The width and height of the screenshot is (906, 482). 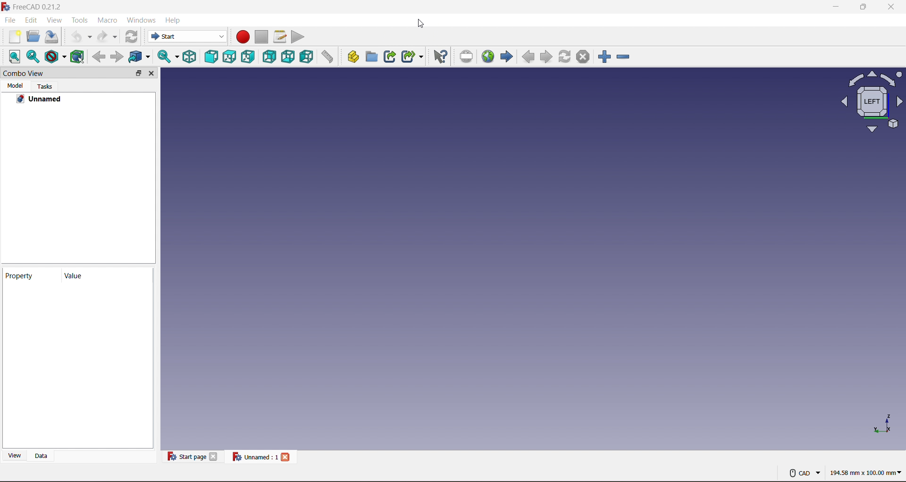 What do you see at coordinates (805, 471) in the screenshot?
I see `CAD Mouse` at bounding box center [805, 471].